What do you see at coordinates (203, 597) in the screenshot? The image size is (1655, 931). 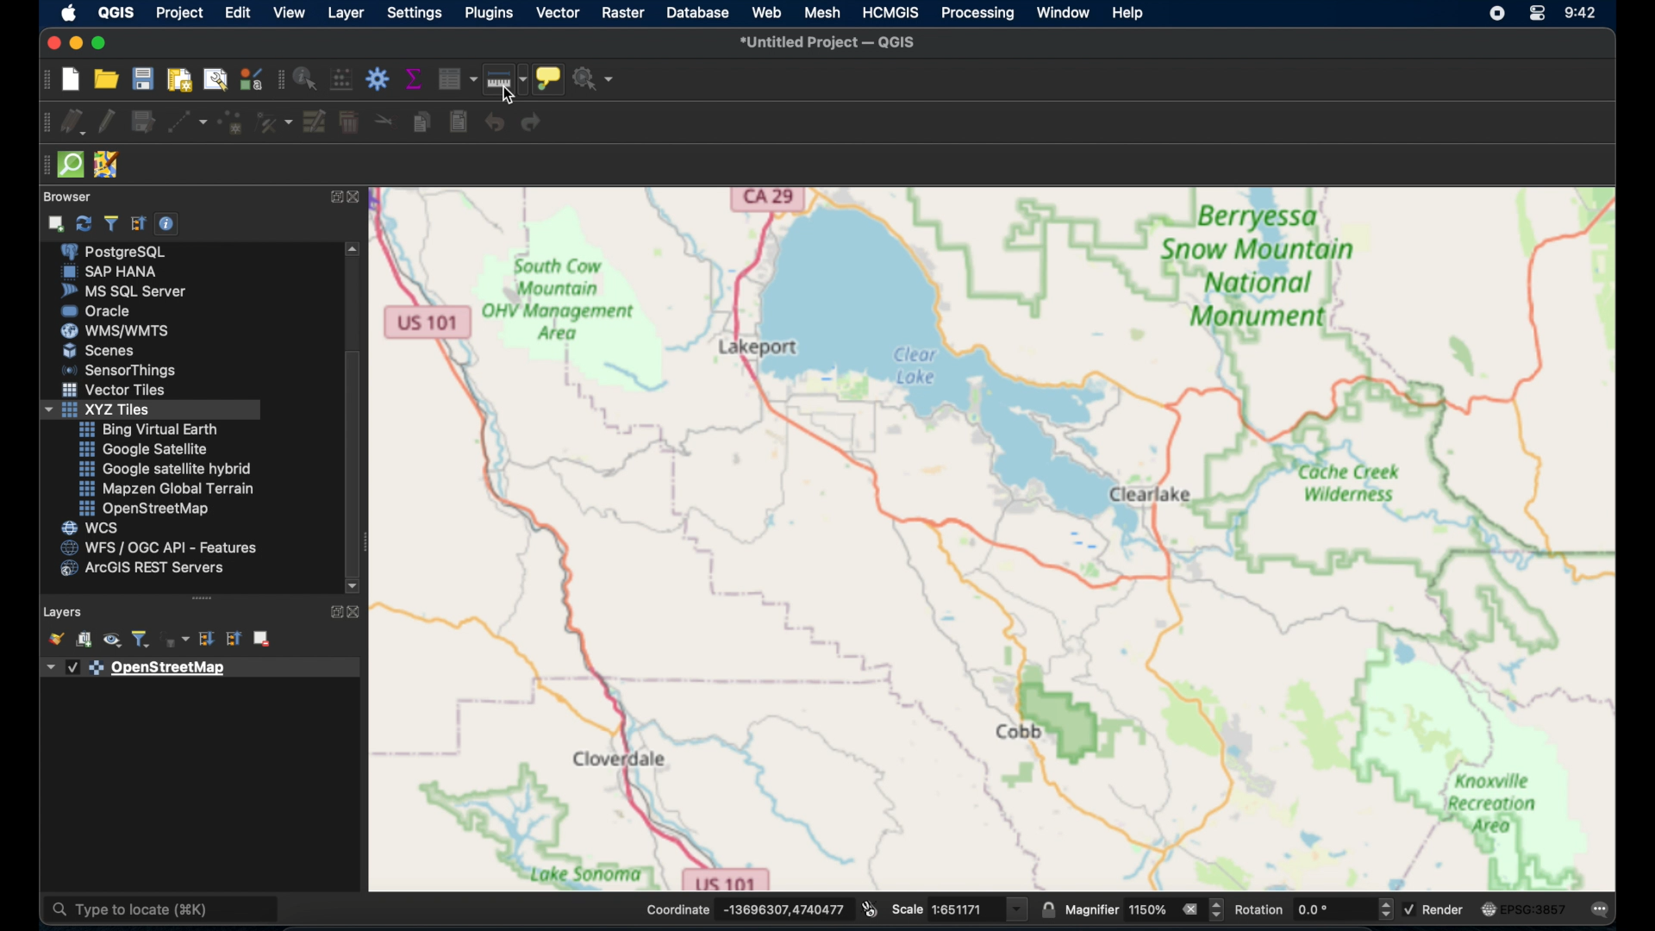 I see `drag handle` at bounding box center [203, 597].